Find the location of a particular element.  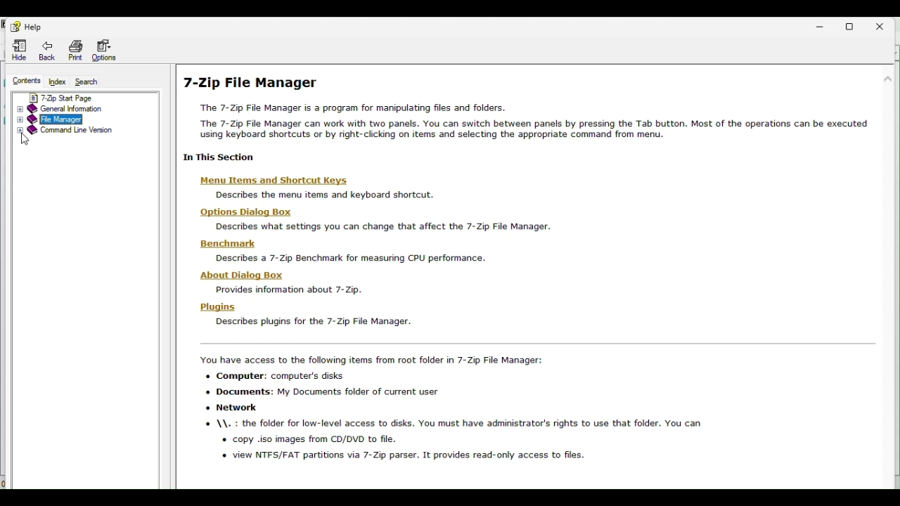

7-Zip File Manager
The 7-Zip File Manager is a program for manipulating files and folders.
The 7-2Zip File Manager can work with two panels. You can switch between panels by pressing the Tab button. Most of the operations can be executed
using keyboard shortcuts or by right-clicking on items and selecting the appropriate command from menu. is located at coordinates (525, 106).